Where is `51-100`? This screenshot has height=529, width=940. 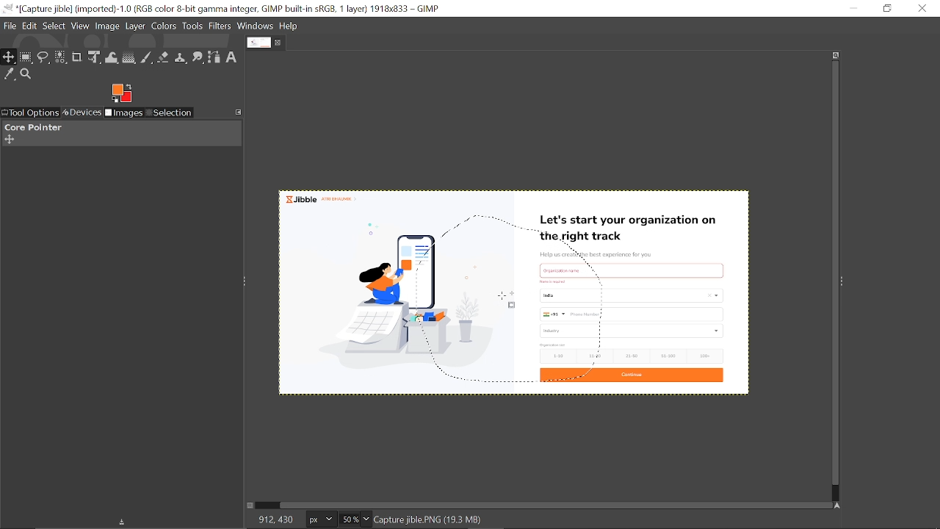 51-100 is located at coordinates (668, 356).